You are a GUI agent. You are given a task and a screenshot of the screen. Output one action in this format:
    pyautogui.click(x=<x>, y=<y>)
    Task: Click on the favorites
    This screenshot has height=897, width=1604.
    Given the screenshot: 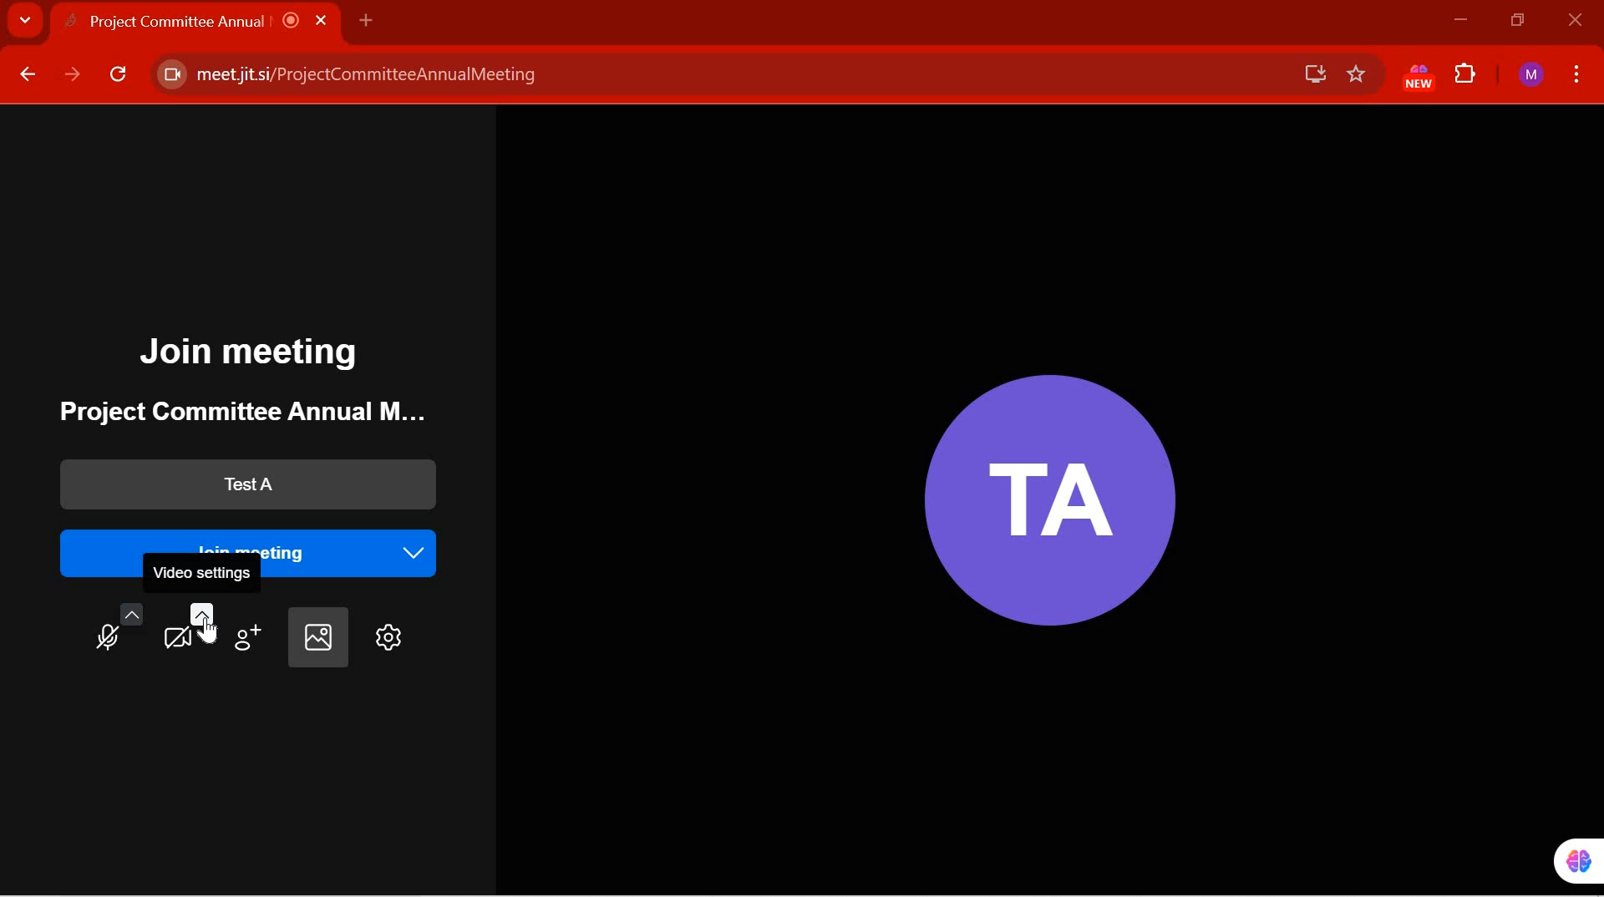 What is the action you would take?
    pyautogui.click(x=1357, y=75)
    